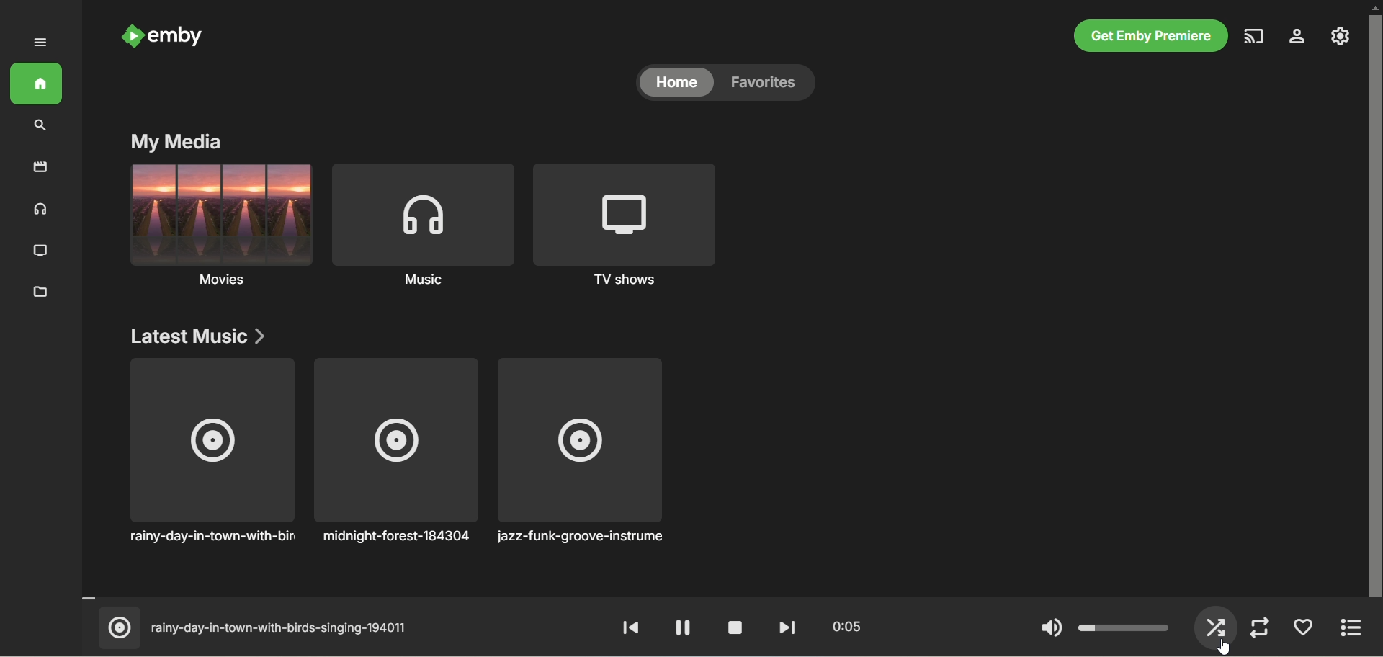  What do you see at coordinates (720, 597) in the screenshot?
I see `timeline` at bounding box center [720, 597].